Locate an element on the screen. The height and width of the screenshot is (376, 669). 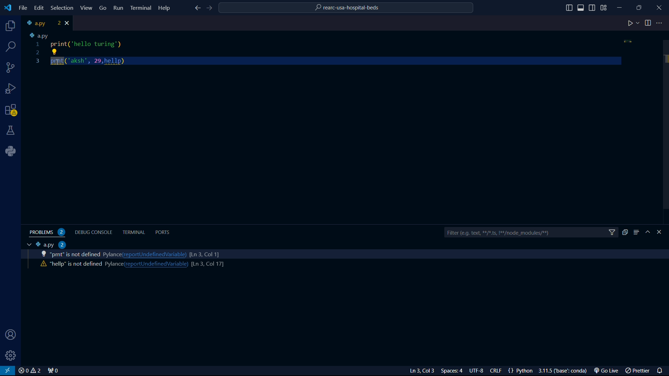
close bar is located at coordinates (662, 232).